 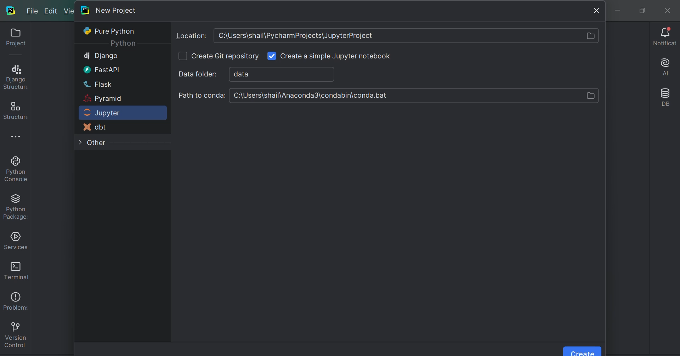 I want to click on Services, so click(x=15, y=239).